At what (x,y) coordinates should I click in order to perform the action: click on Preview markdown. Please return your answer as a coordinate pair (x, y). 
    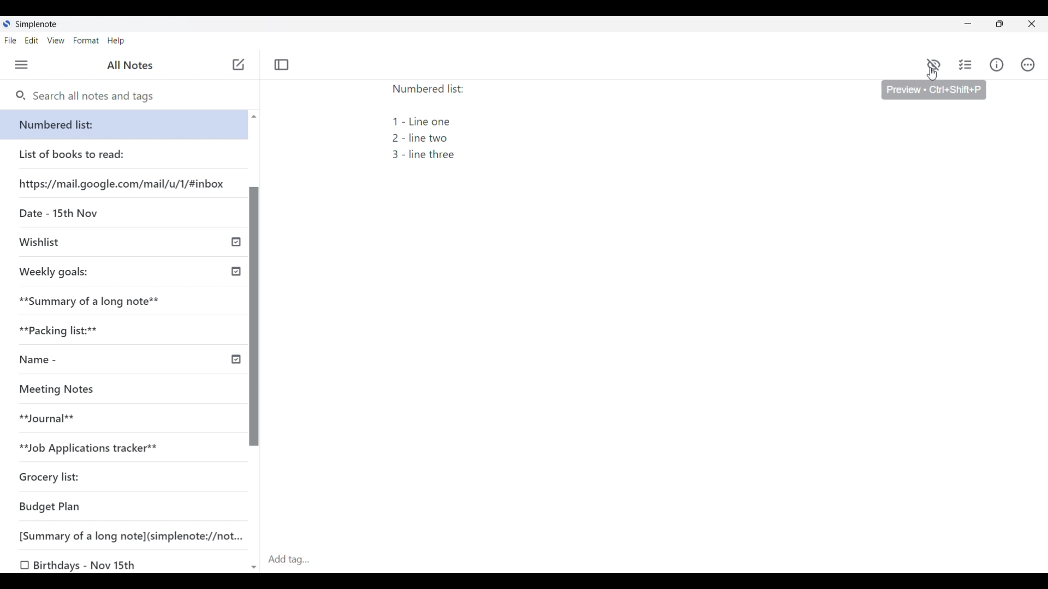
    Looking at the image, I should click on (934, 62).